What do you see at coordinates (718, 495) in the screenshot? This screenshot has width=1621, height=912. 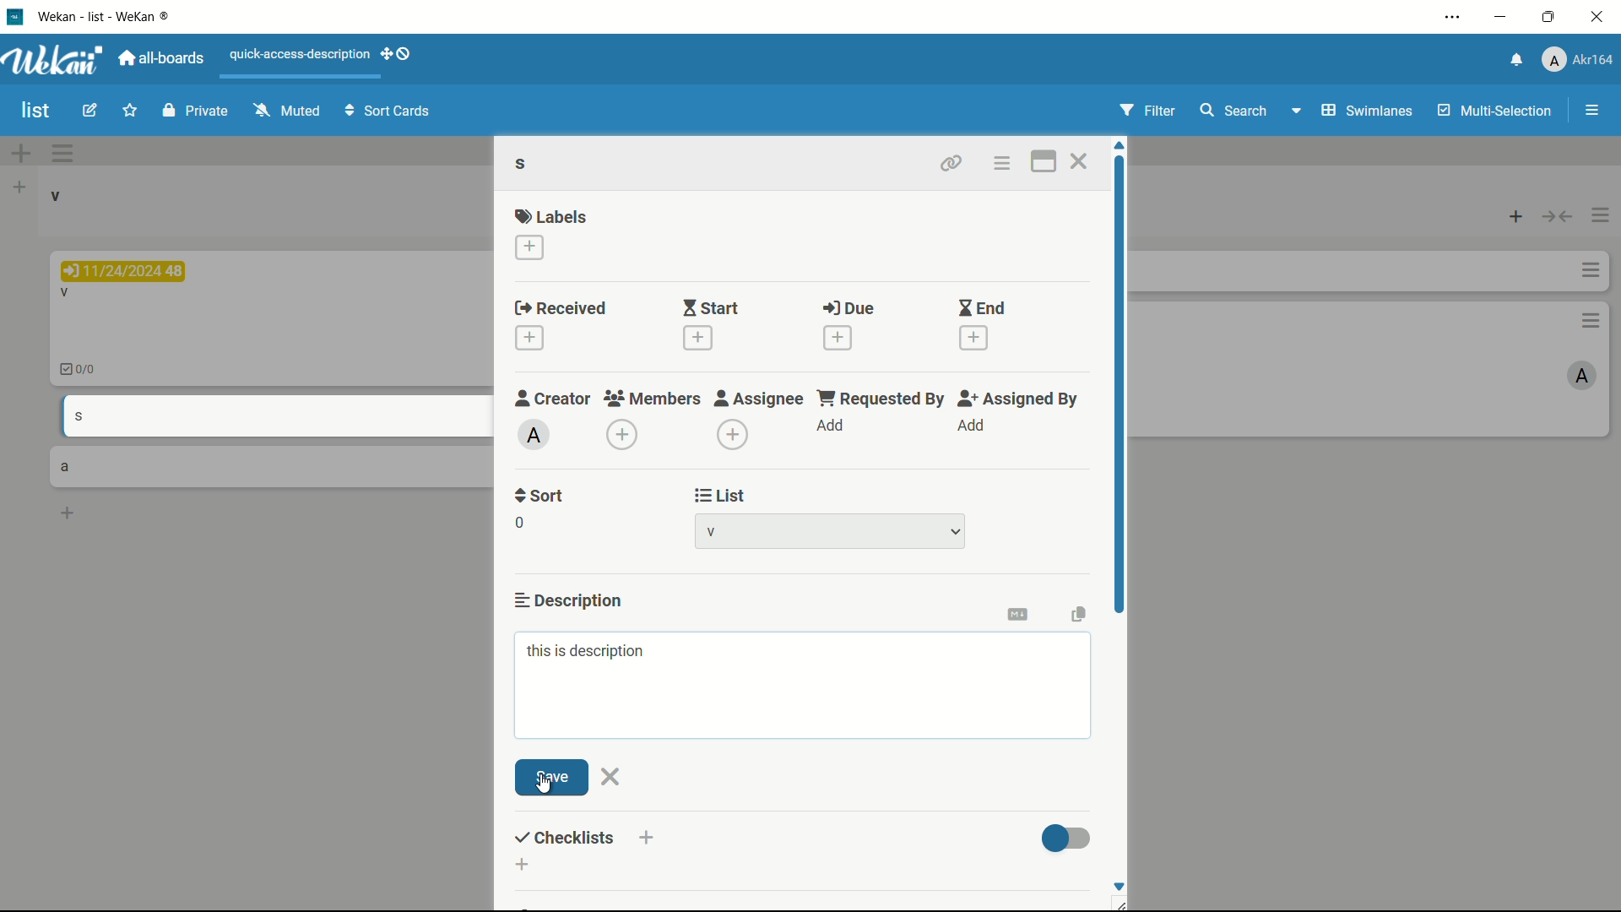 I see `list` at bounding box center [718, 495].